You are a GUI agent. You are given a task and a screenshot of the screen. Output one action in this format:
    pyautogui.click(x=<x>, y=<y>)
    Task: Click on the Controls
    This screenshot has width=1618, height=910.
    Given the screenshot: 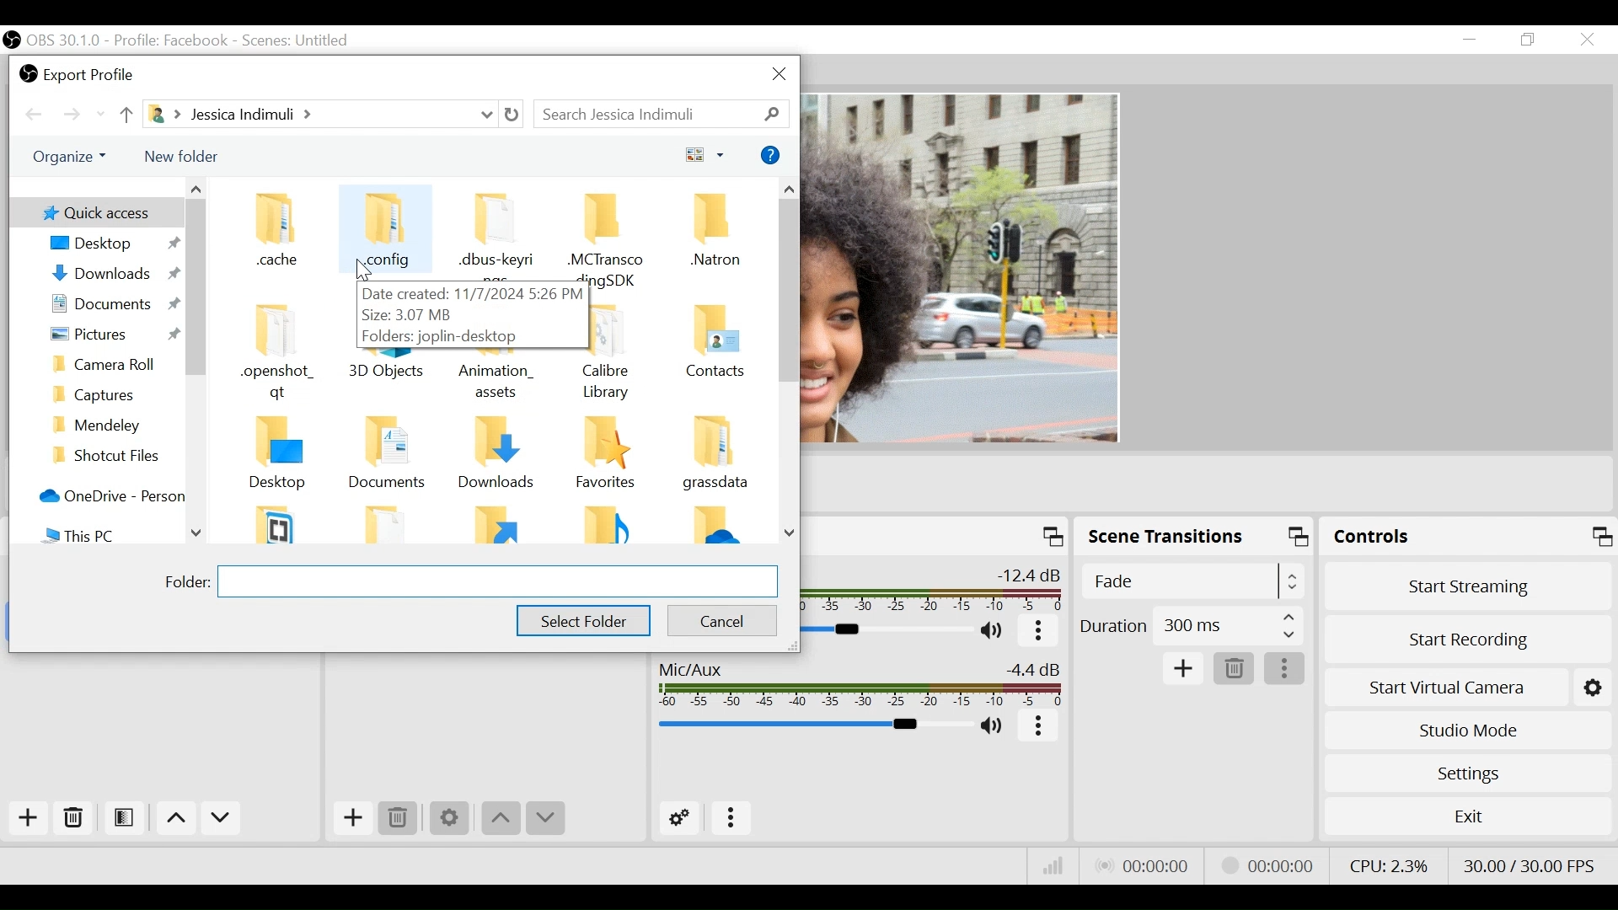 What is the action you would take?
    pyautogui.click(x=1469, y=537)
    